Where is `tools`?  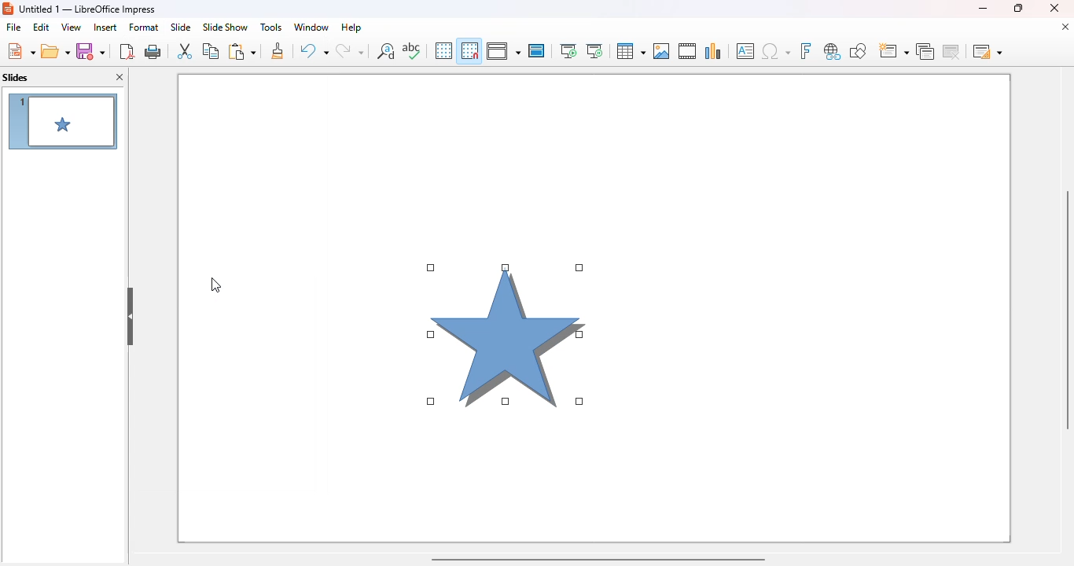 tools is located at coordinates (270, 27).